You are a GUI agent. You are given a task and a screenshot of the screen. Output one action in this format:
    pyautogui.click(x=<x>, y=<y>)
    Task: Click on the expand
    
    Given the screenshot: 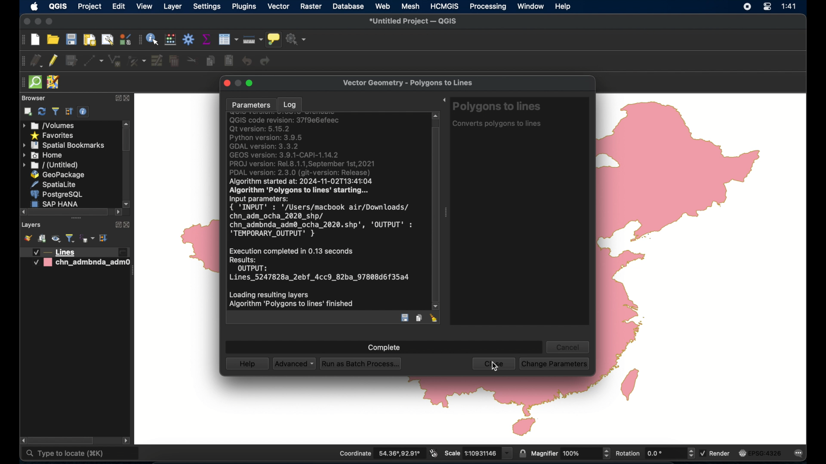 What is the action you would take?
    pyautogui.click(x=116, y=99)
    